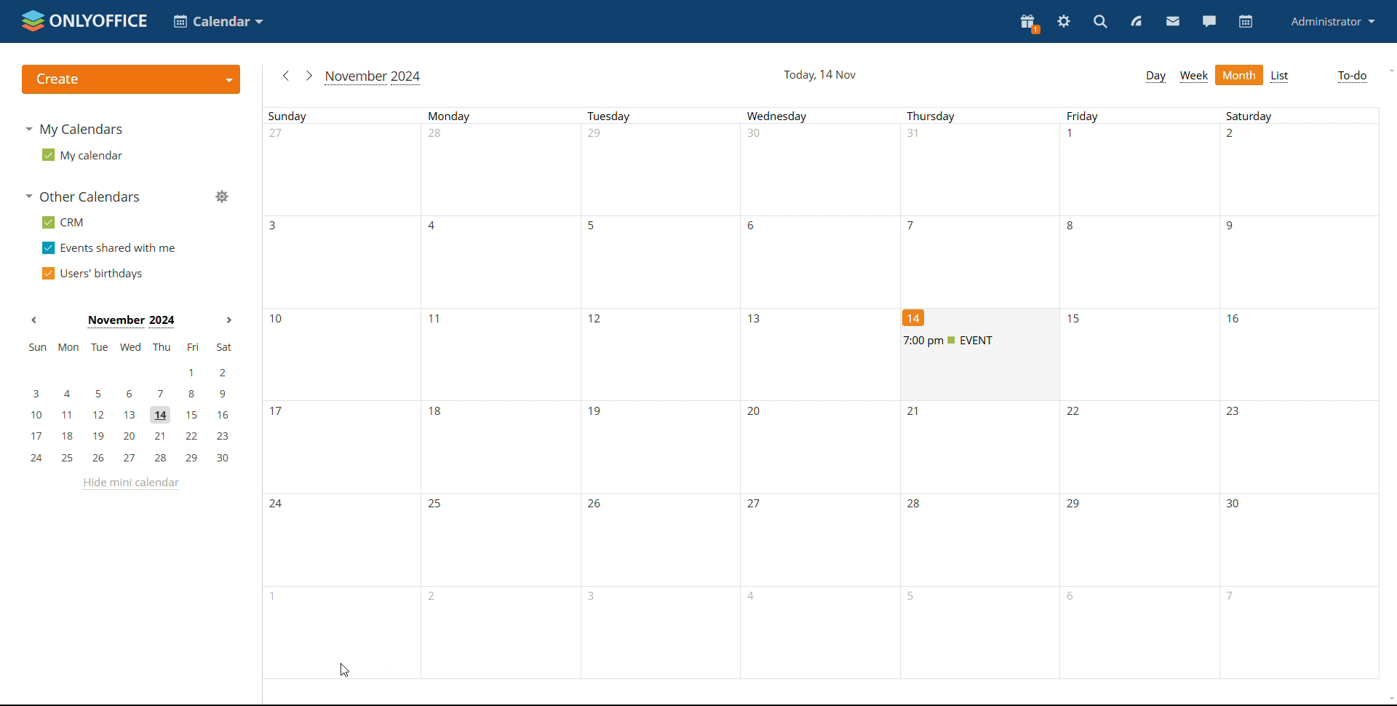  I want to click on settings, so click(1063, 22).